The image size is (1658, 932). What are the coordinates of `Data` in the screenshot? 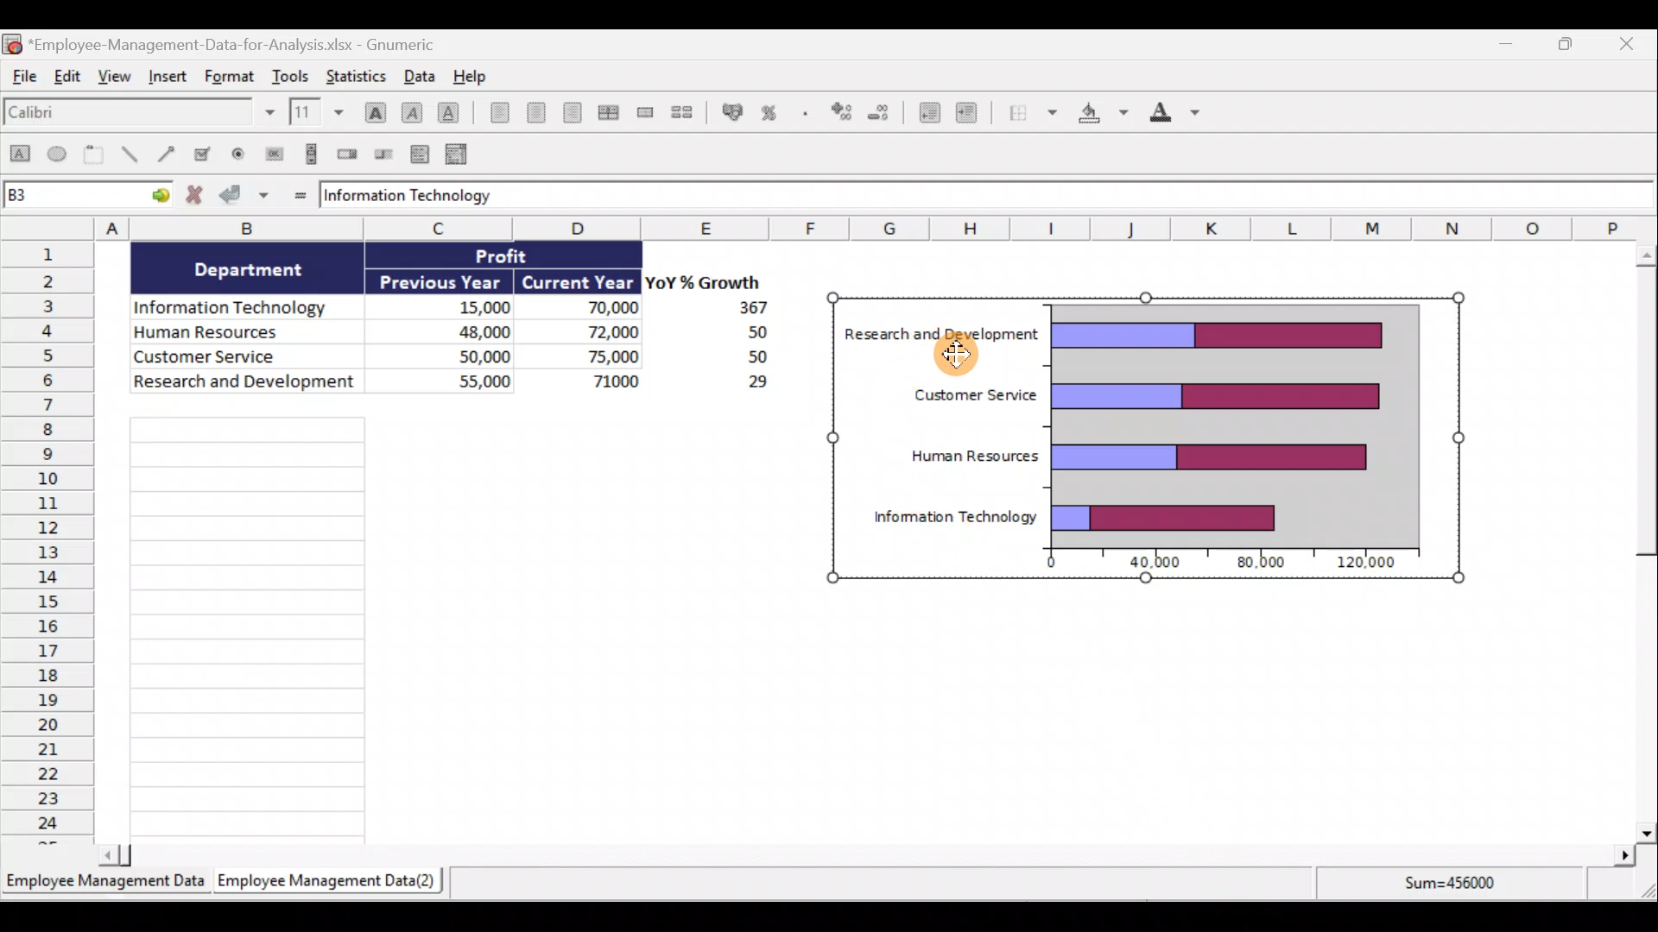 It's located at (418, 75).